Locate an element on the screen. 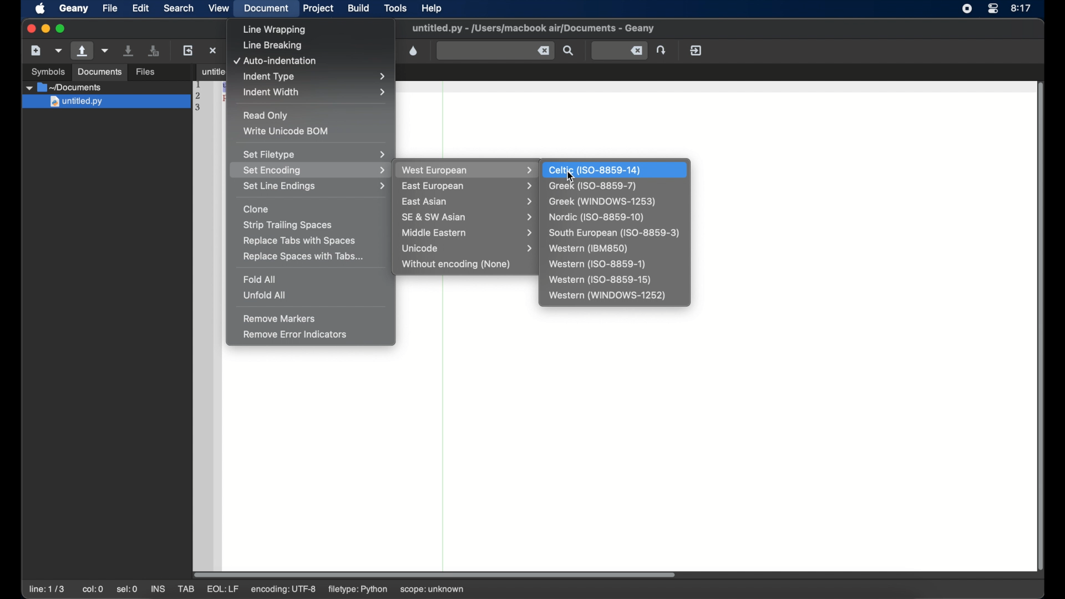 Image resolution: width=1065 pixels, height=599 pixels. tab is located at coordinates (185, 589).